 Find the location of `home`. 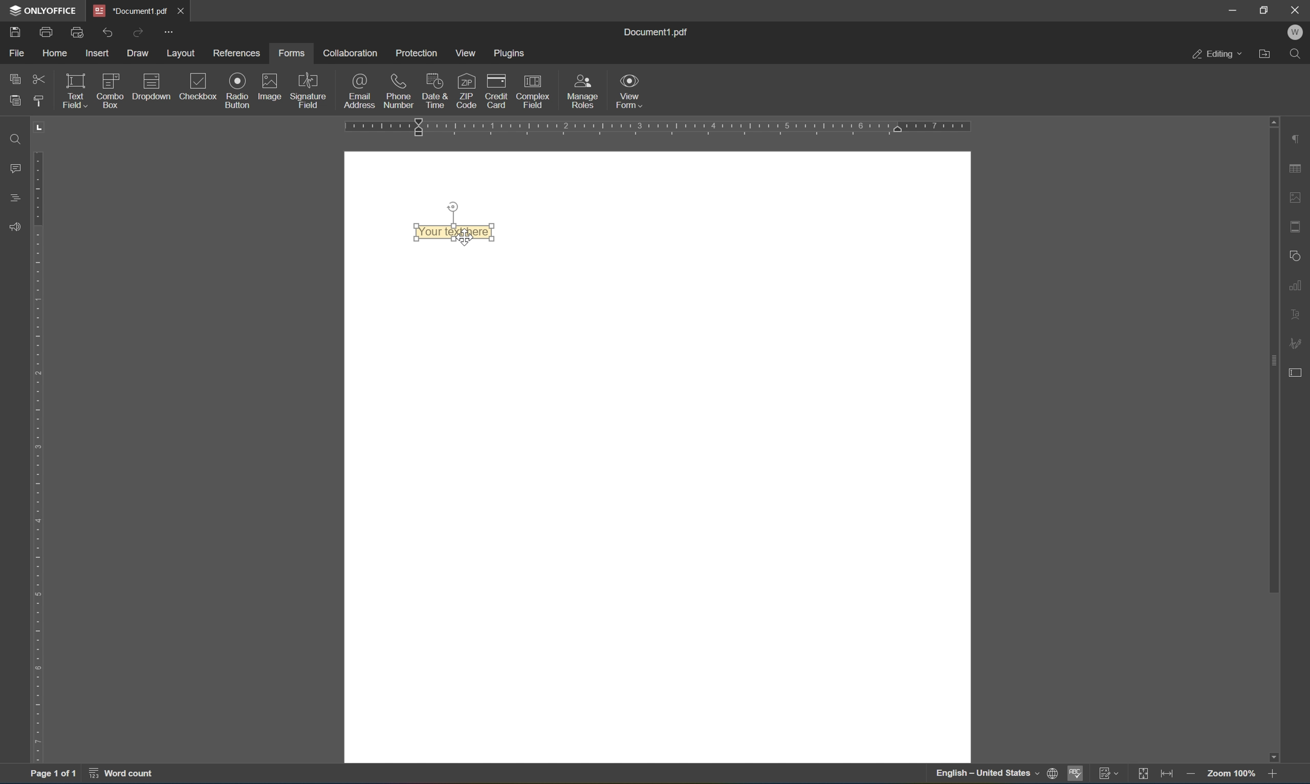

home is located at coordinates (56, 52).